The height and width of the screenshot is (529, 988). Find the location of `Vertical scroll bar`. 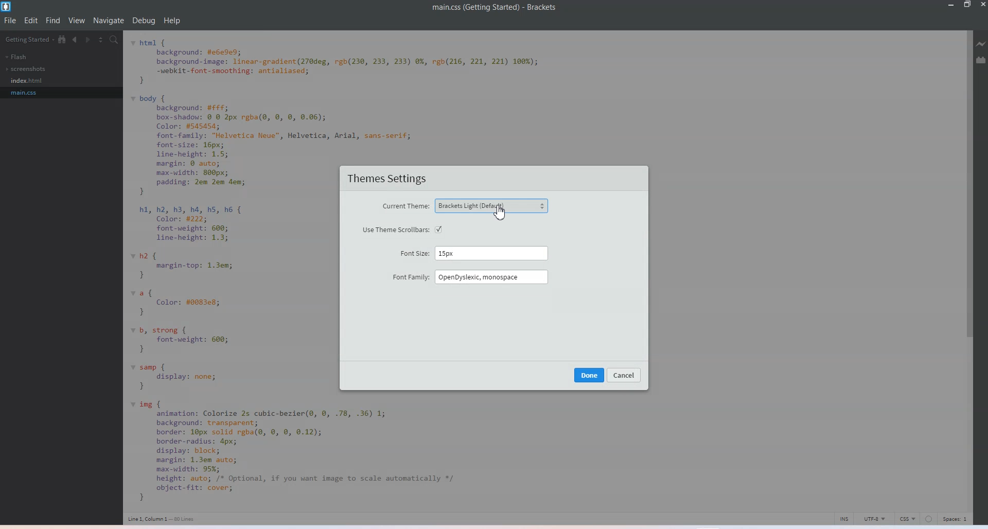

Vertical scroll bar is located at coordinates (967, 269).